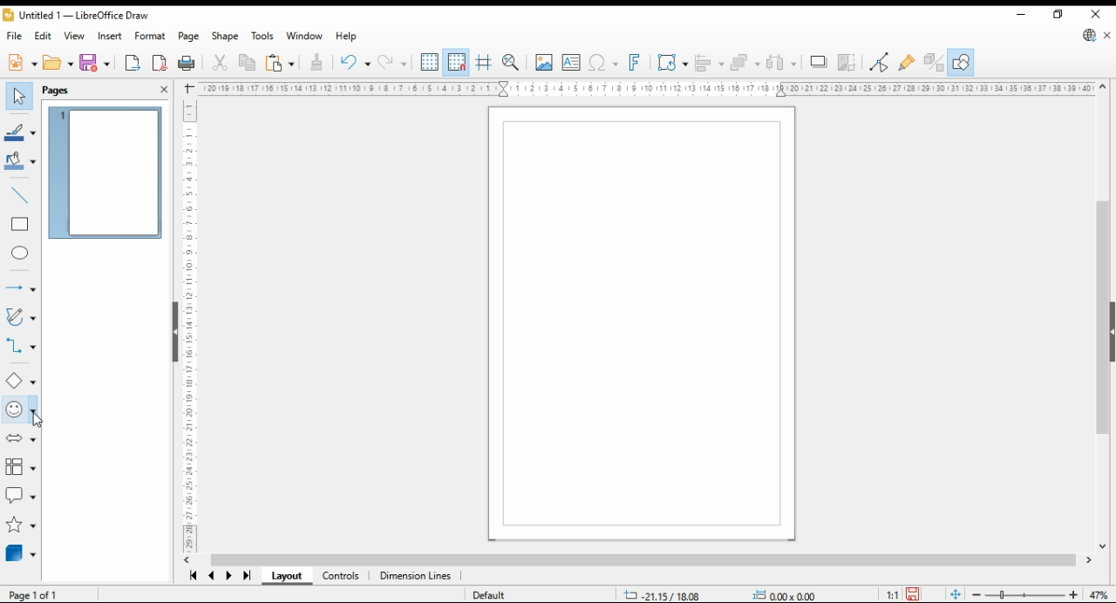 This screenshot has height=603, width=1116. What do you see at coordinates (75, 36) in the screenshot?
I see `view` at bounding box center [75, 36].